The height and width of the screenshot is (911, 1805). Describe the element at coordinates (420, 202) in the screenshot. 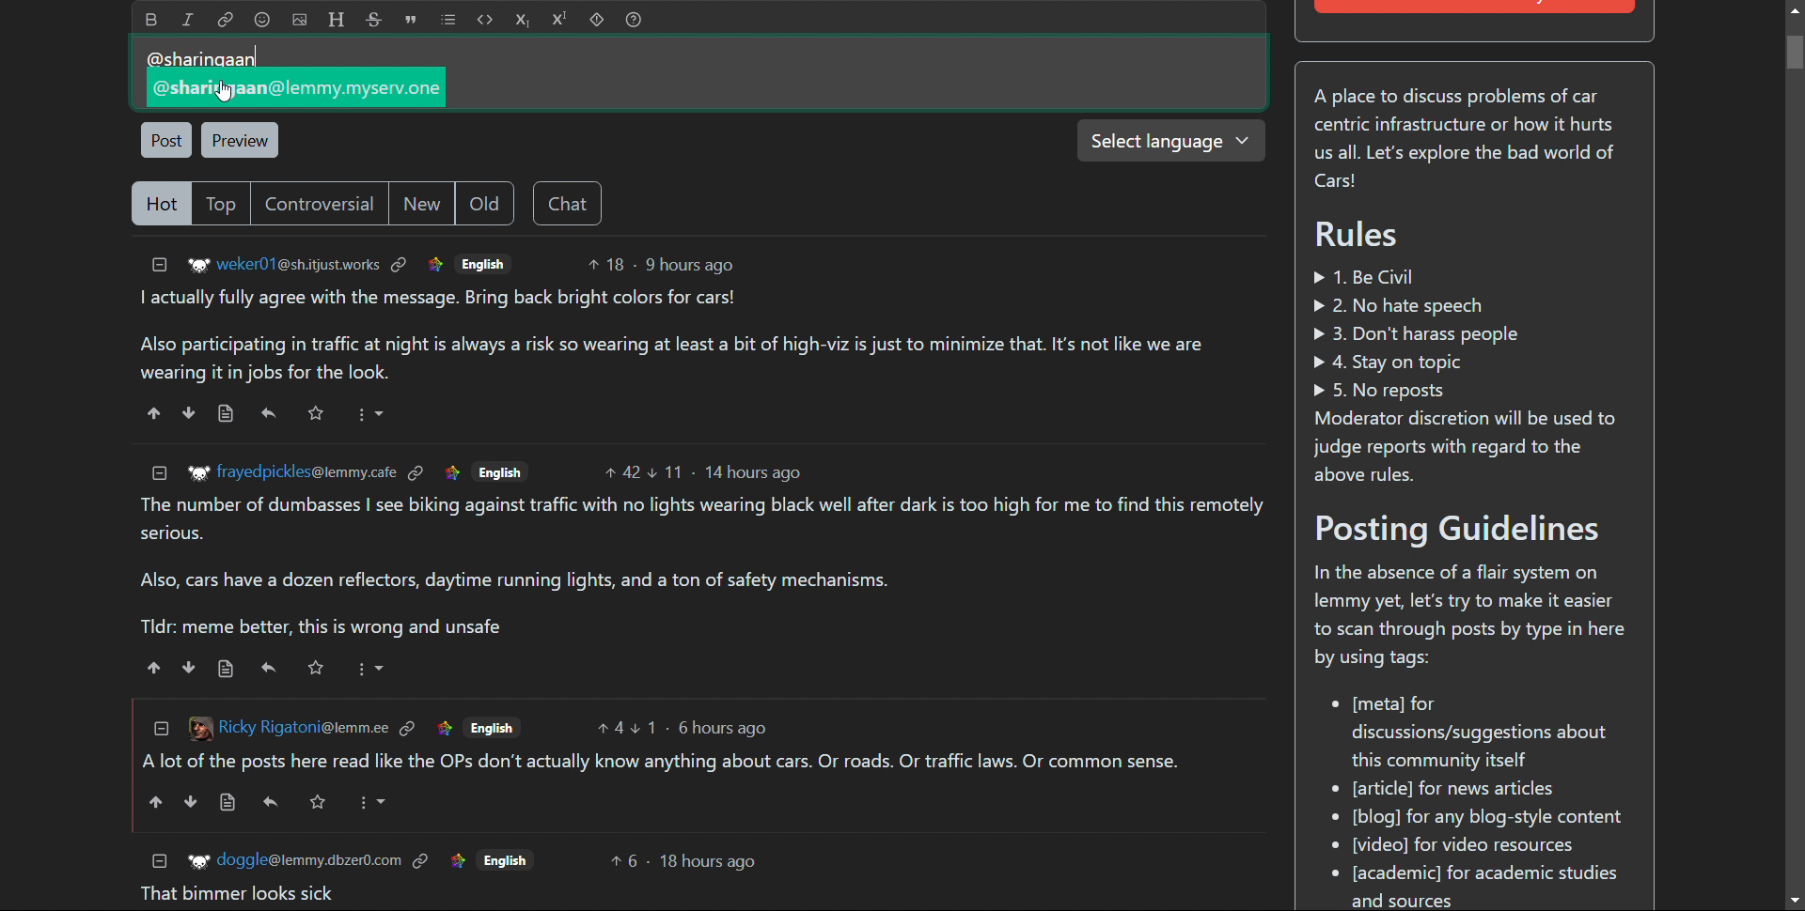

I see `new` at that location.